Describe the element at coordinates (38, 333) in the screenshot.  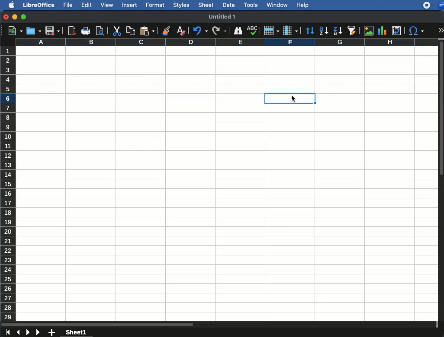
I see `last sheet` at that location.